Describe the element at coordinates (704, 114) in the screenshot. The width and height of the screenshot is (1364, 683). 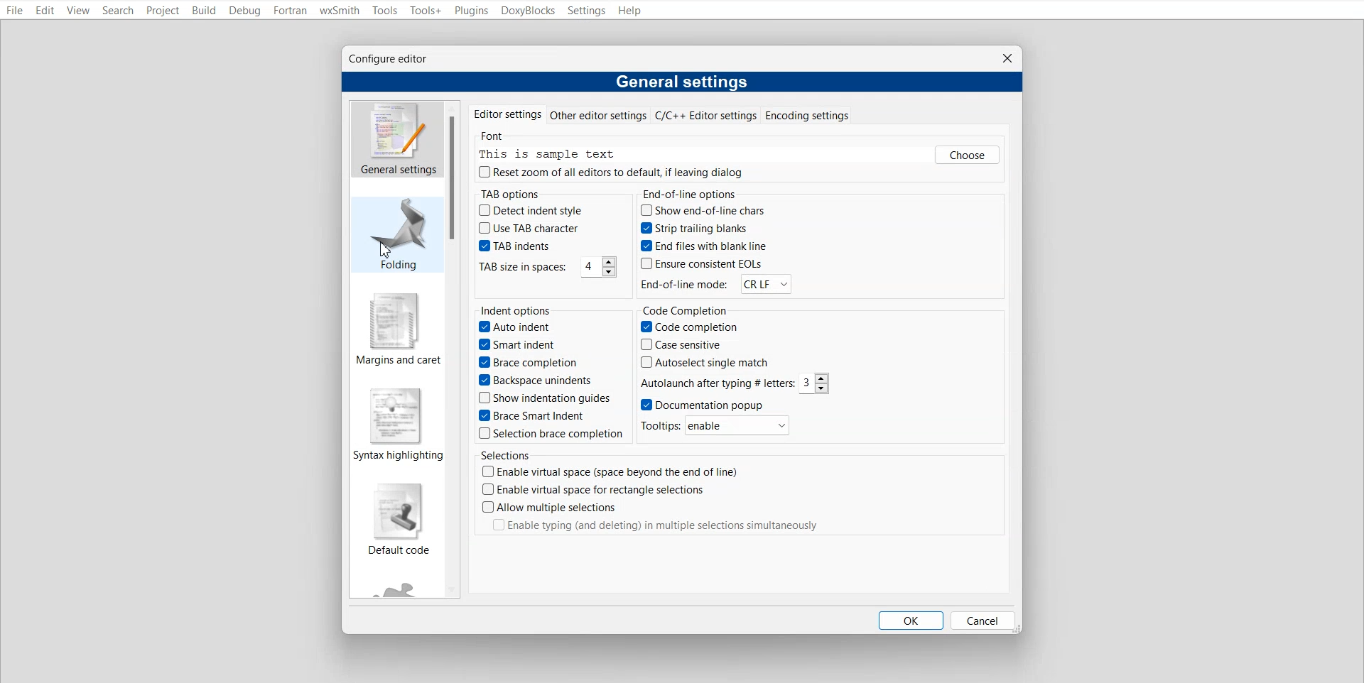
I see `C/C++ Editor Settings` at that location.